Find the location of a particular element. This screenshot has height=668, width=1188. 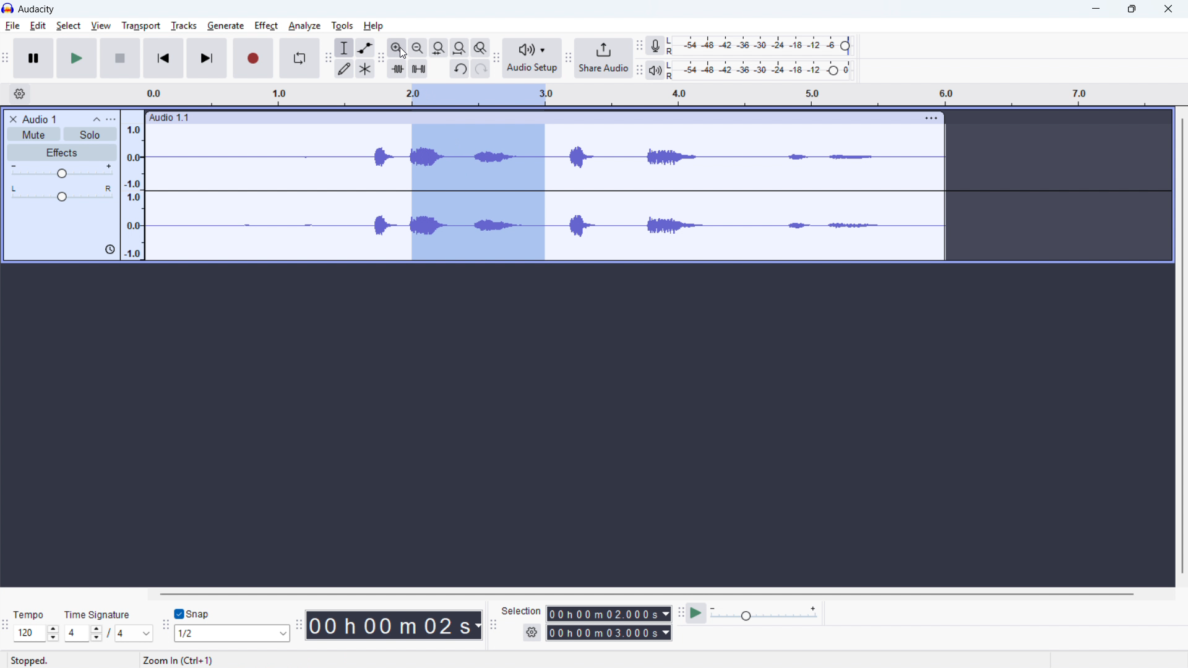

Skip to last is located at coordinates (207, 59).